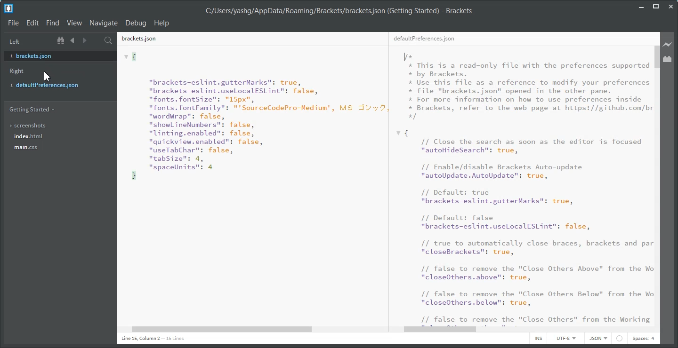  What do you see at coordinates (74, 23) in the screenshot?
I see `View` at bounding box center [74, 23].